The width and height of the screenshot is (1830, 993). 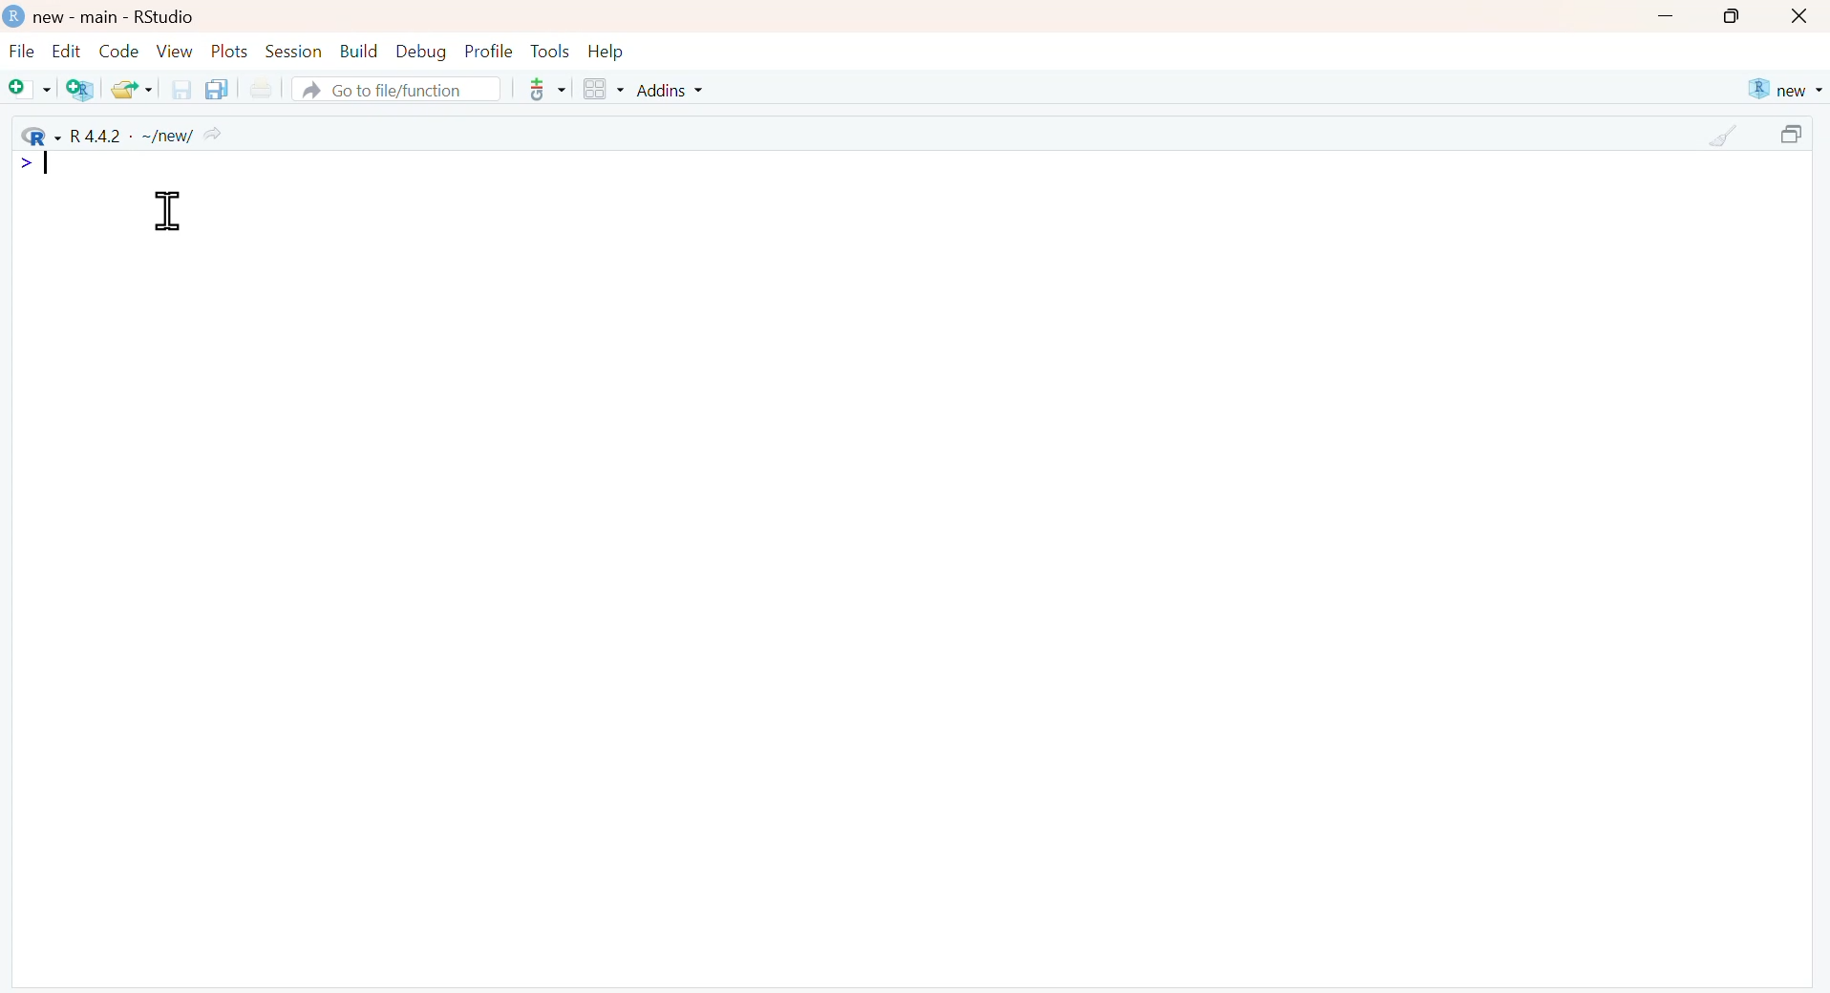 What do you see at coordinates (117, 51) in the screenshot?
I see `Code` at bounding box center [117, 51].